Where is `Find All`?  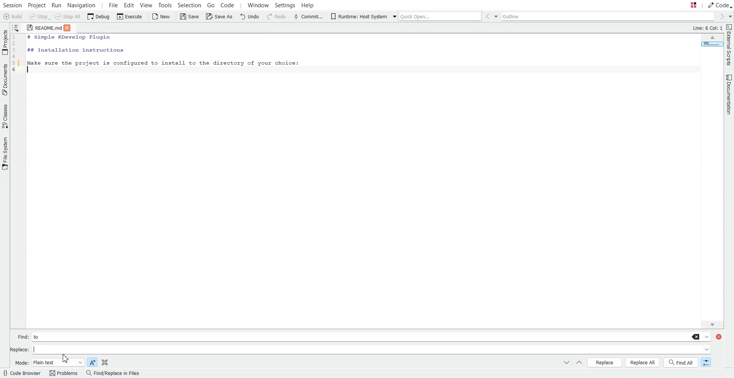 Find All is located at coordinates (681, 362).